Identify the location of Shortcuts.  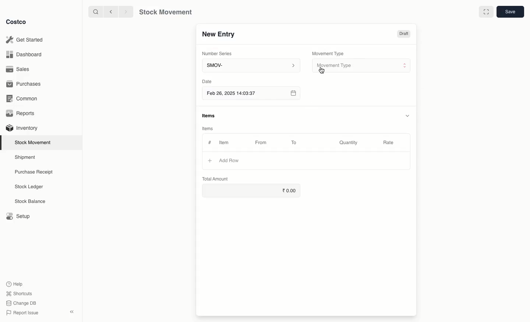
(19, 293).